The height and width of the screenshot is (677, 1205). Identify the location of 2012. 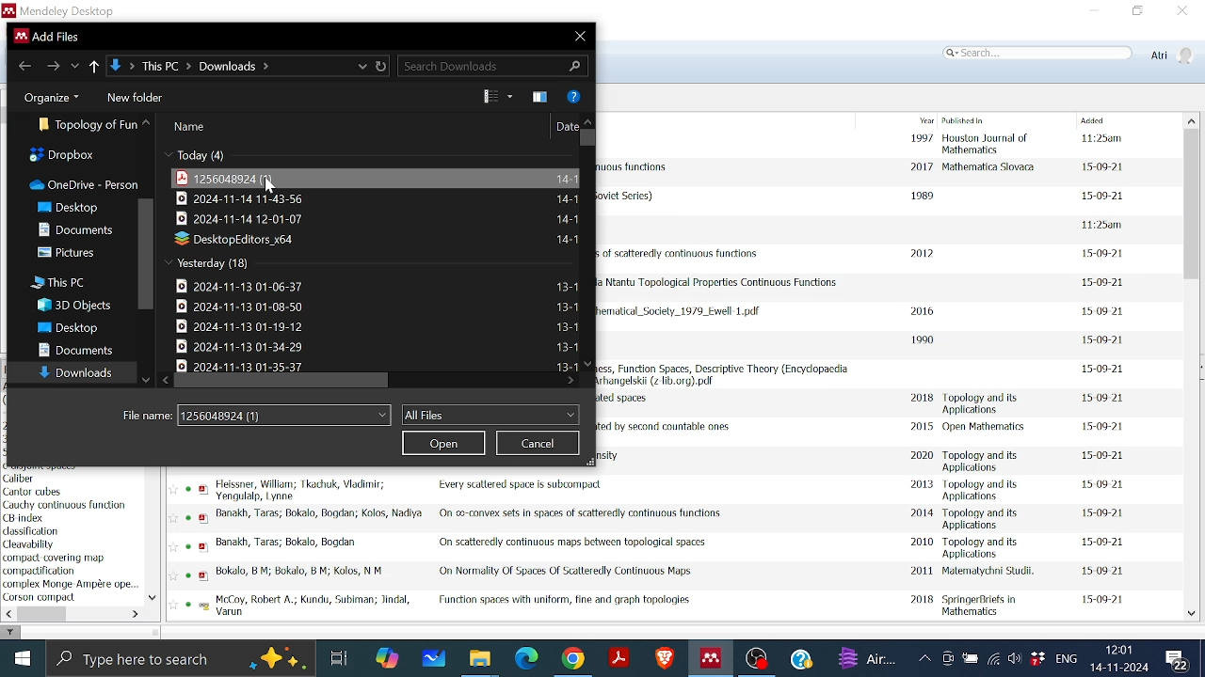
(920, 254).